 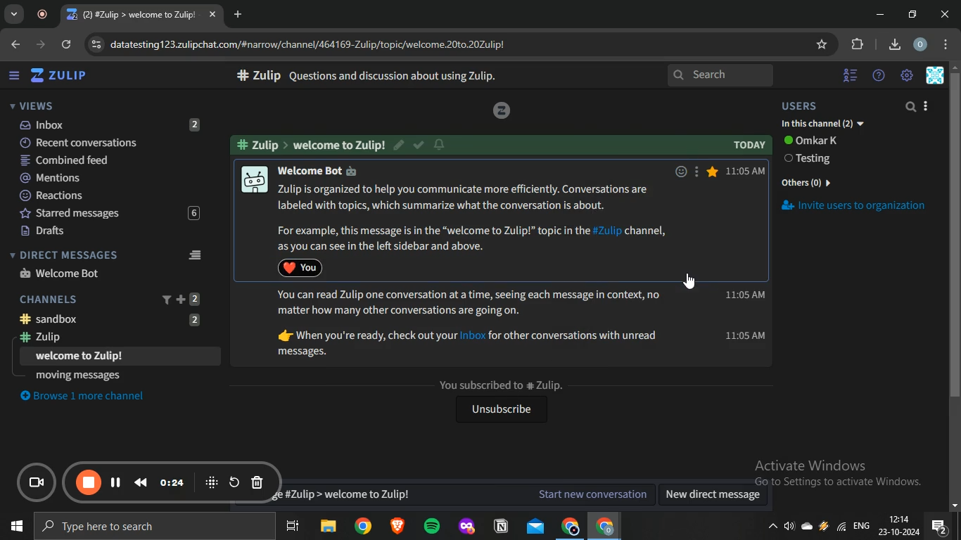 I want to click on search tab, so click(x=14, y=15).